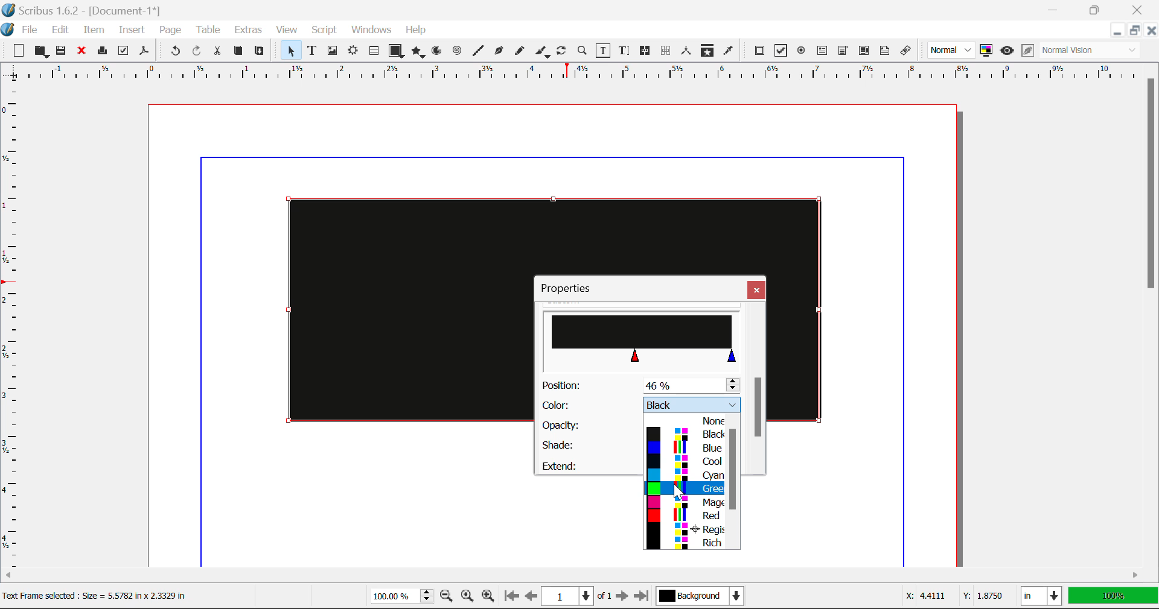 The height and width of the screenshot is (609, 1159). What do you see at coordinates (1095, 8) in the screenshot?
I see `Minimize` at bounding box center [1095, 8].